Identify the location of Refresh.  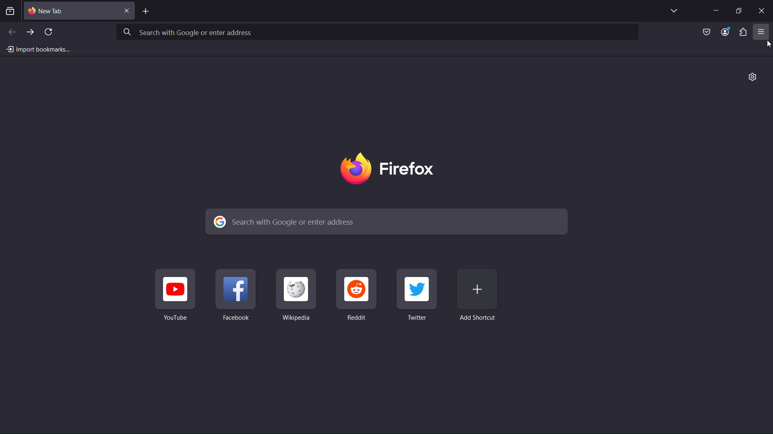
(52, 33).